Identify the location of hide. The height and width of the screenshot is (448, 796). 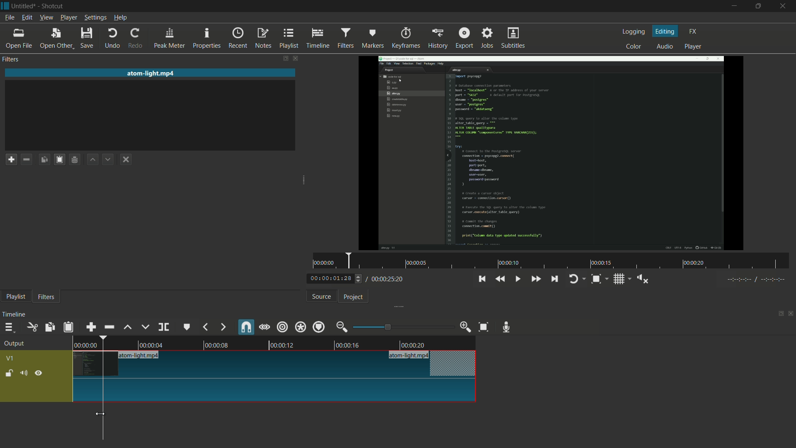
(39, 373).